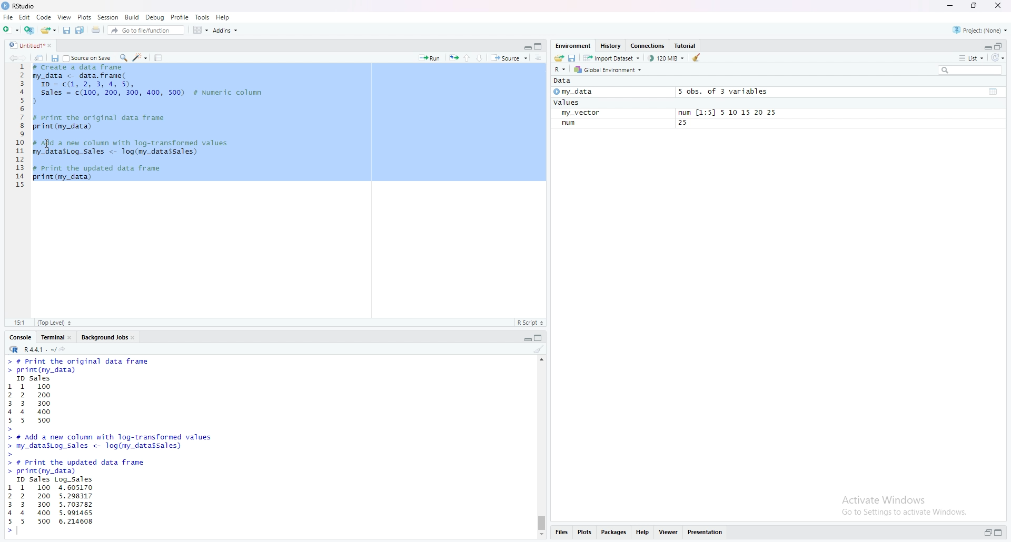  I want to click on Background jobs, so click(105, 338).